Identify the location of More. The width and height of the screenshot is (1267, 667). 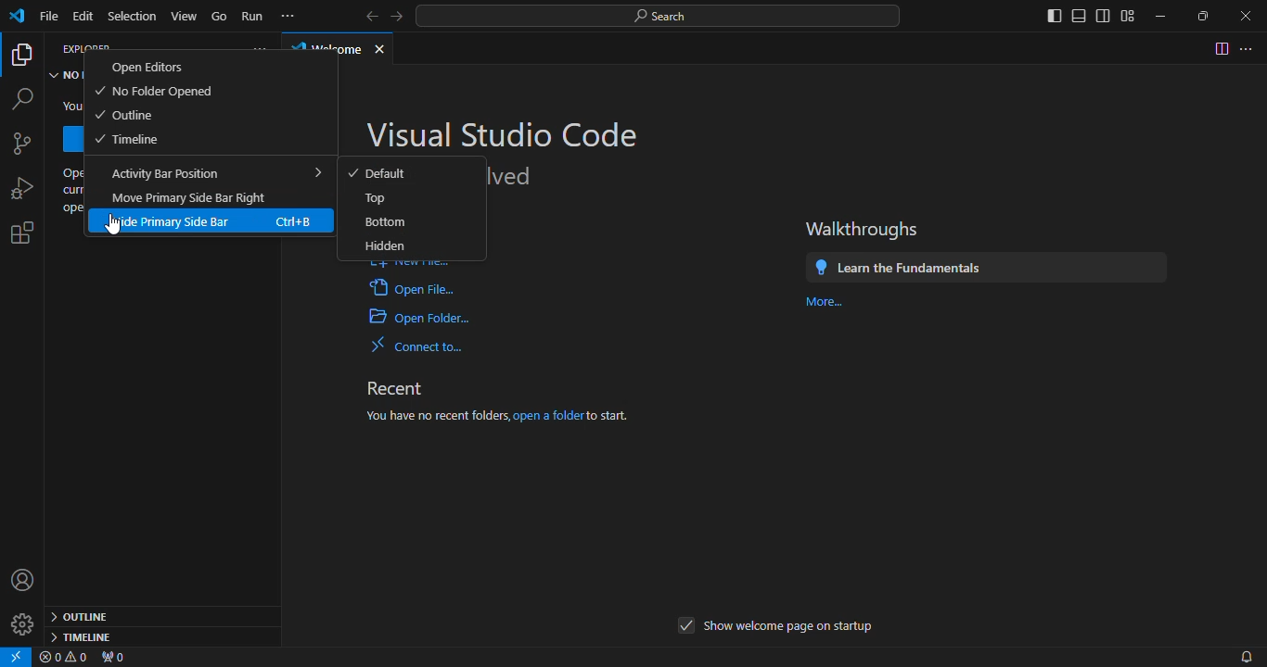
(823, 301).